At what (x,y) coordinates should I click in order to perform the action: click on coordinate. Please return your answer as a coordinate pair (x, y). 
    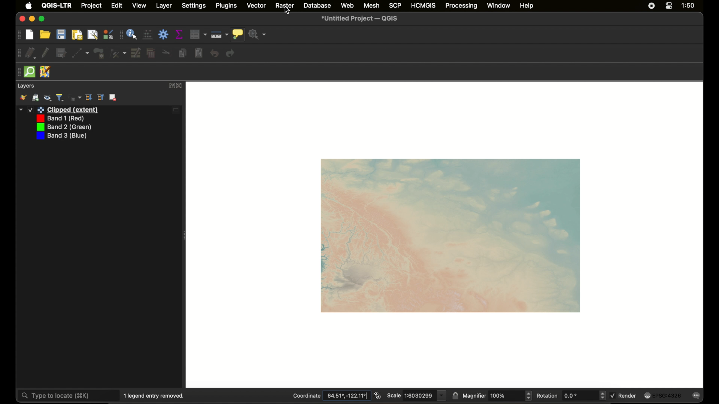
    Looking at the image, I should click on (330, 396).